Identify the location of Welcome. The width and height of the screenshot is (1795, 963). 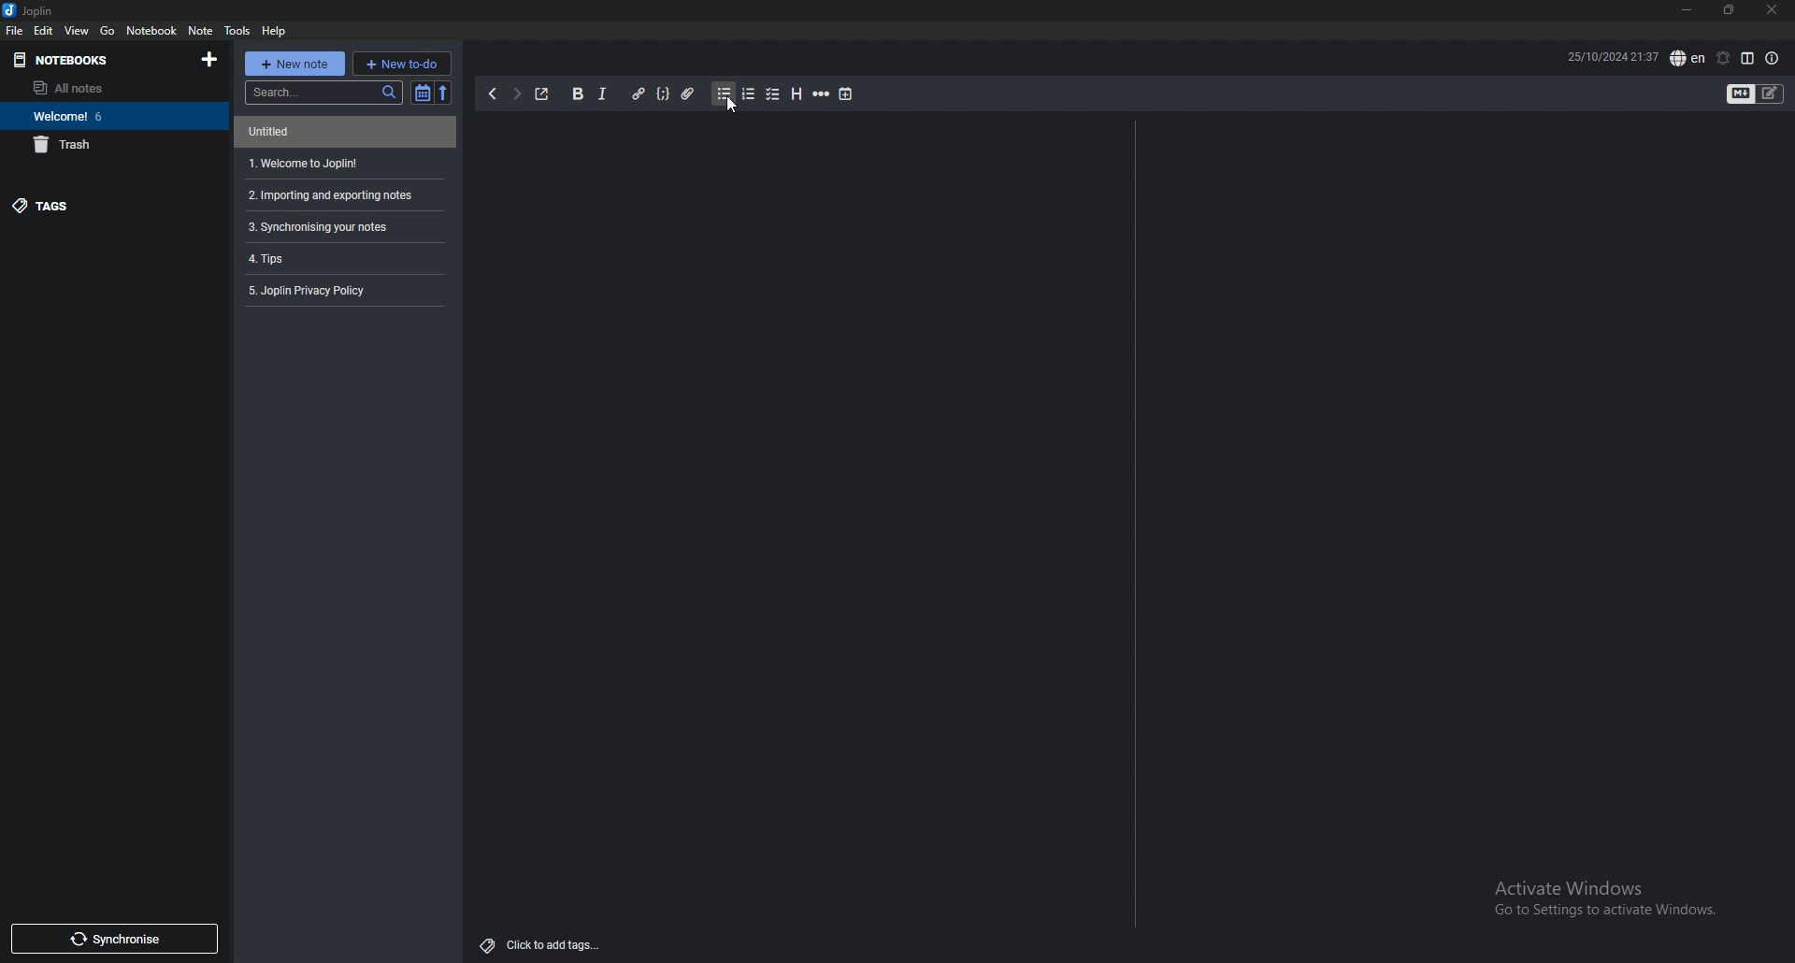
(63, 116).